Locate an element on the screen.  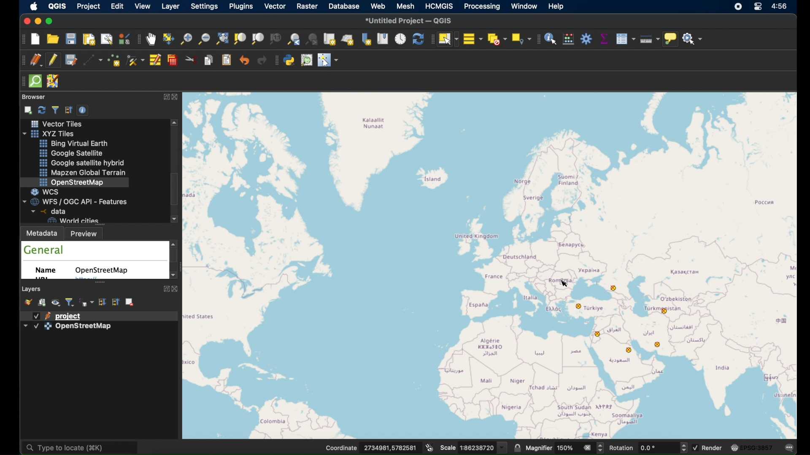
 is located at coordinates (88, 6).